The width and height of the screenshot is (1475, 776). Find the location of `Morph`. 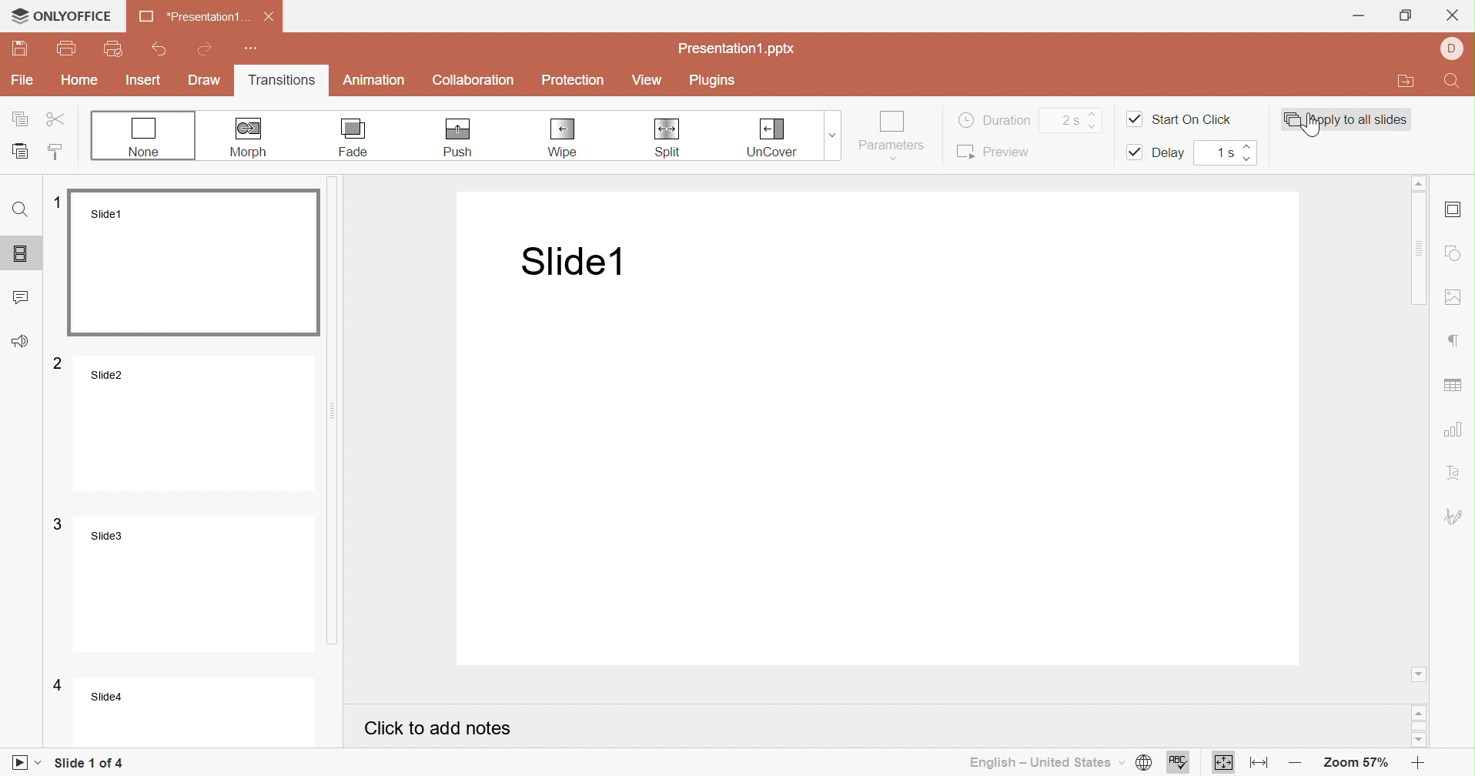

Morph is located at coordinates (247, 137).